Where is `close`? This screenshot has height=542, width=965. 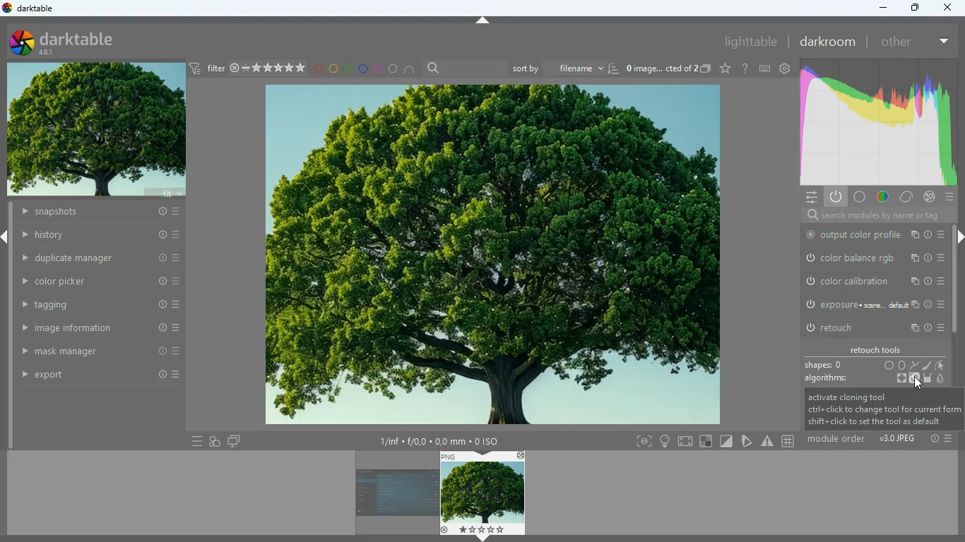
close is located at coordinates (949, 8).